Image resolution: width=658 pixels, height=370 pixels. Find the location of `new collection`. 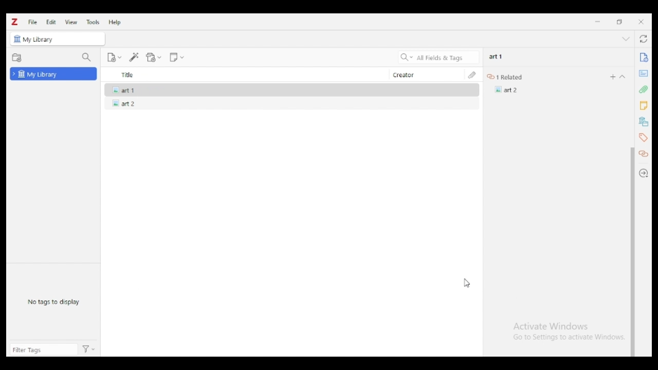

new collection is located at coordinates (17, 58).